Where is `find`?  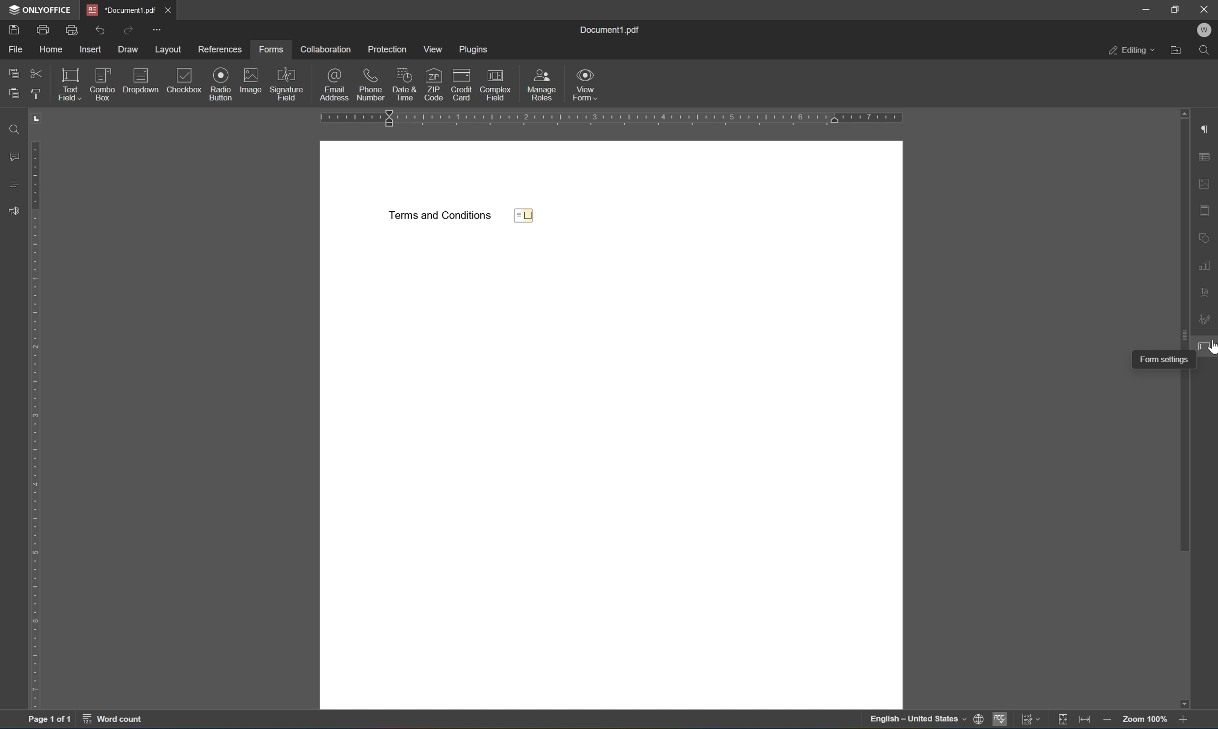
find is located at coordinates (13, 129).